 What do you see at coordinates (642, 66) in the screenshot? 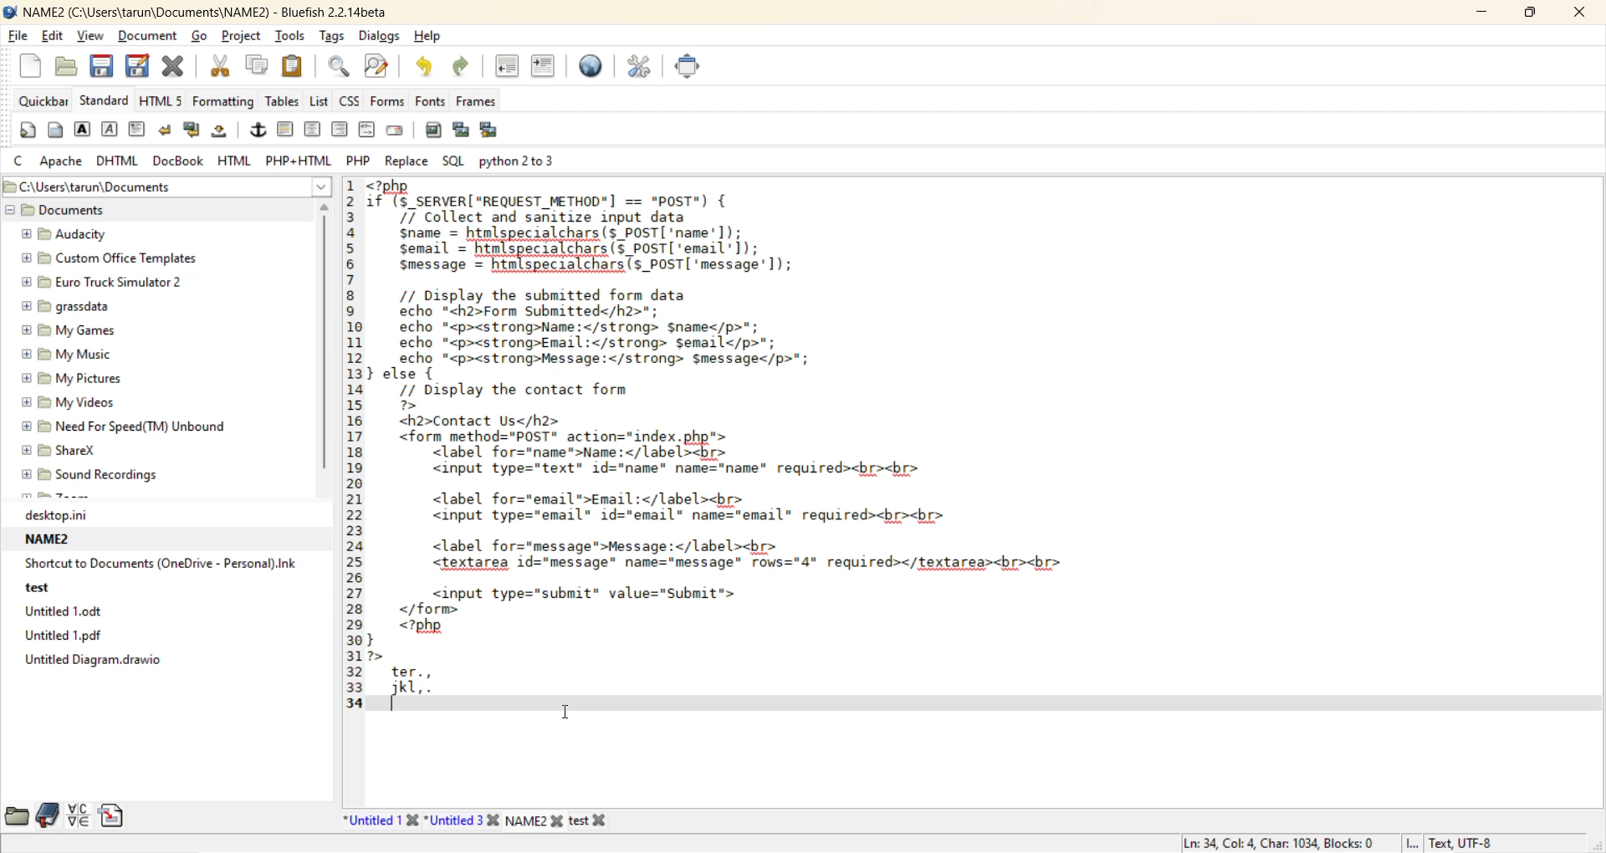
I see `edit preferences` at bounding box center [642, 66].